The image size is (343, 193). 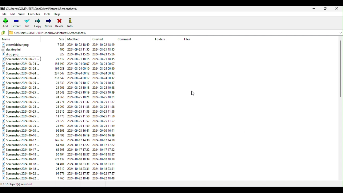 What do you see at coordinates (38, 24) in the screenshot?
I see `Copy` at bounding box center [38, 24].